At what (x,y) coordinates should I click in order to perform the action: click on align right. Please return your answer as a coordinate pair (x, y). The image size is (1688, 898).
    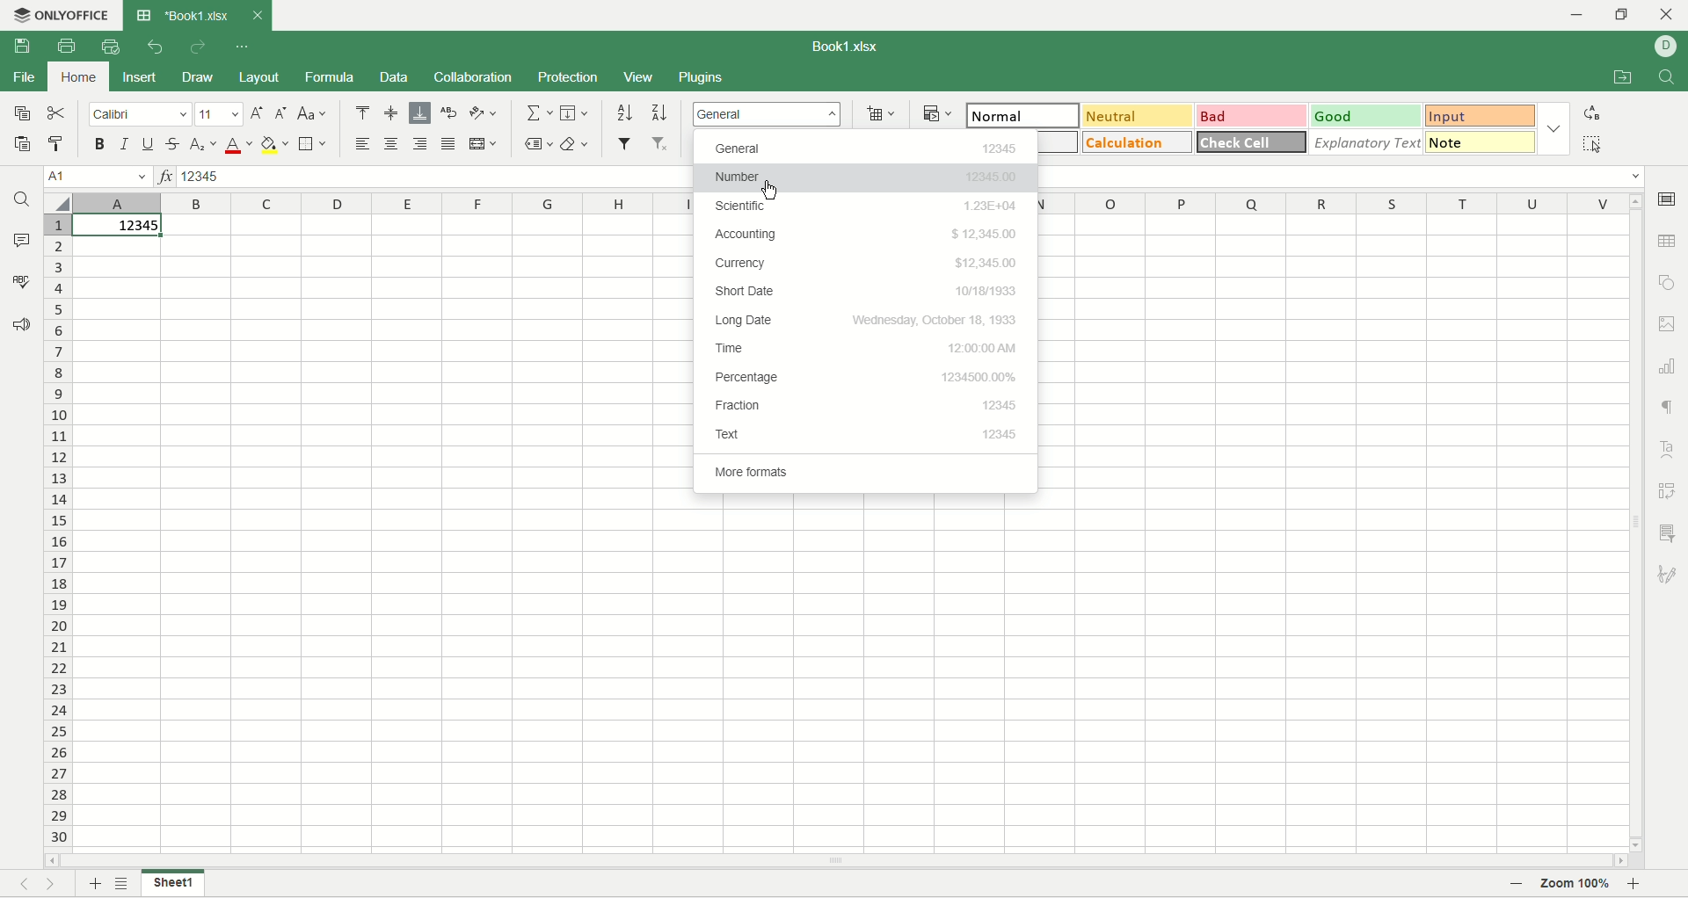
    Looking at the image, I should click on (422, 145).